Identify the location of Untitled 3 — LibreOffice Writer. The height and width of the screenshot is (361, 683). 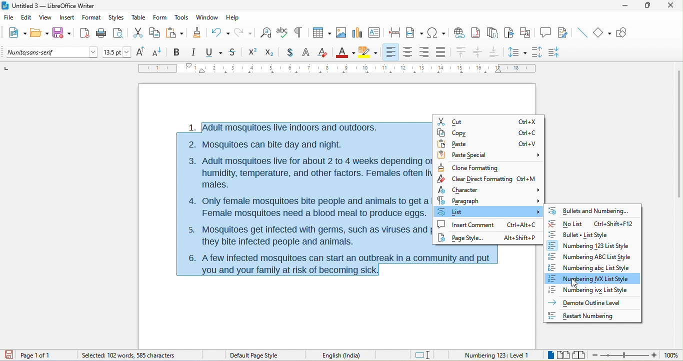
(52, 5).